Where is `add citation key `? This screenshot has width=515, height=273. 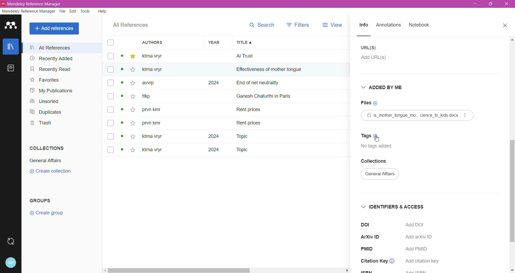 add citation key  is located at coordinates (423, 261).